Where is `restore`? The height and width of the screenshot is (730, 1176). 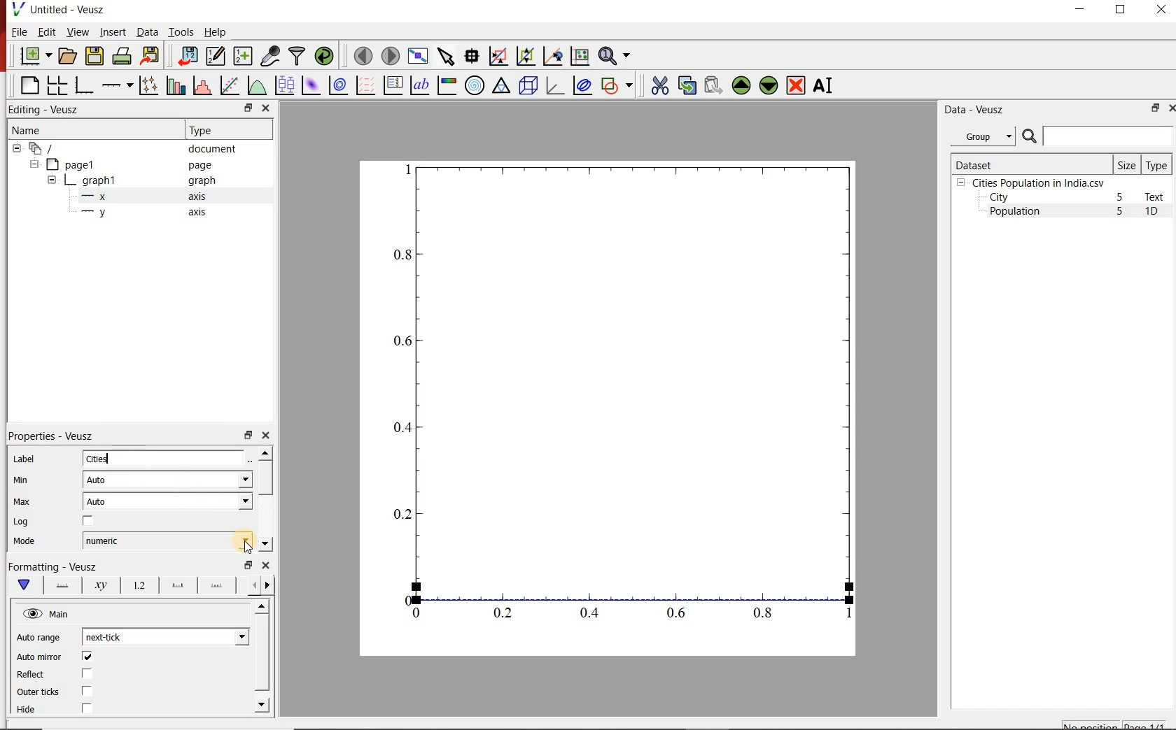 restore is located at coordinates (247, 565).